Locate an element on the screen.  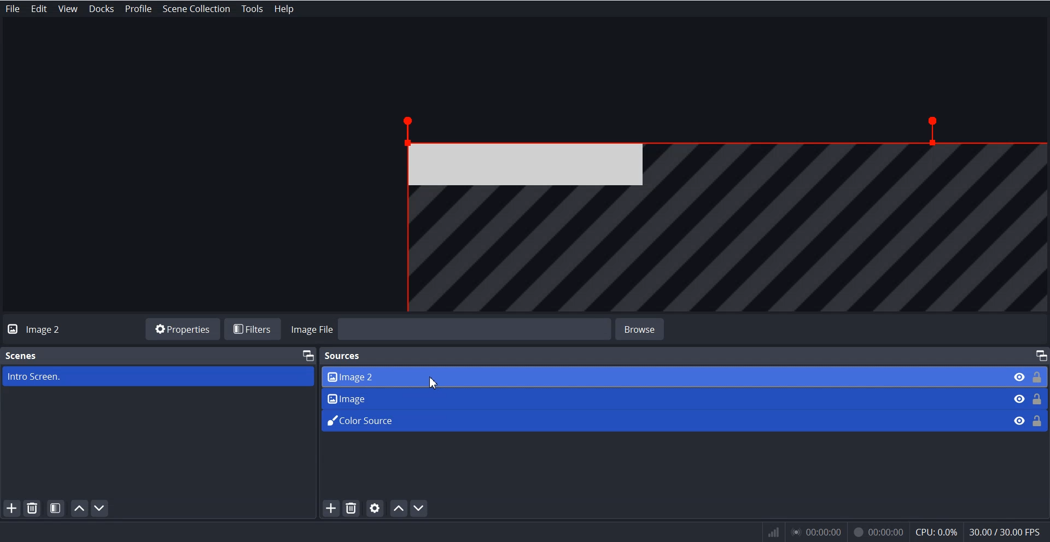
Sources is located at coordinates (345, 355).